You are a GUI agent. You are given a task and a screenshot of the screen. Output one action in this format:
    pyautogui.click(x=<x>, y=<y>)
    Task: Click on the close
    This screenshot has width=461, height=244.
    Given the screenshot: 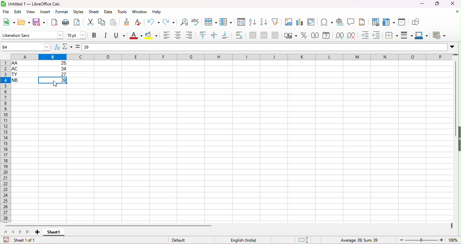 What is the action you would take?
    pyautogui.click(x=457, y=12)
    